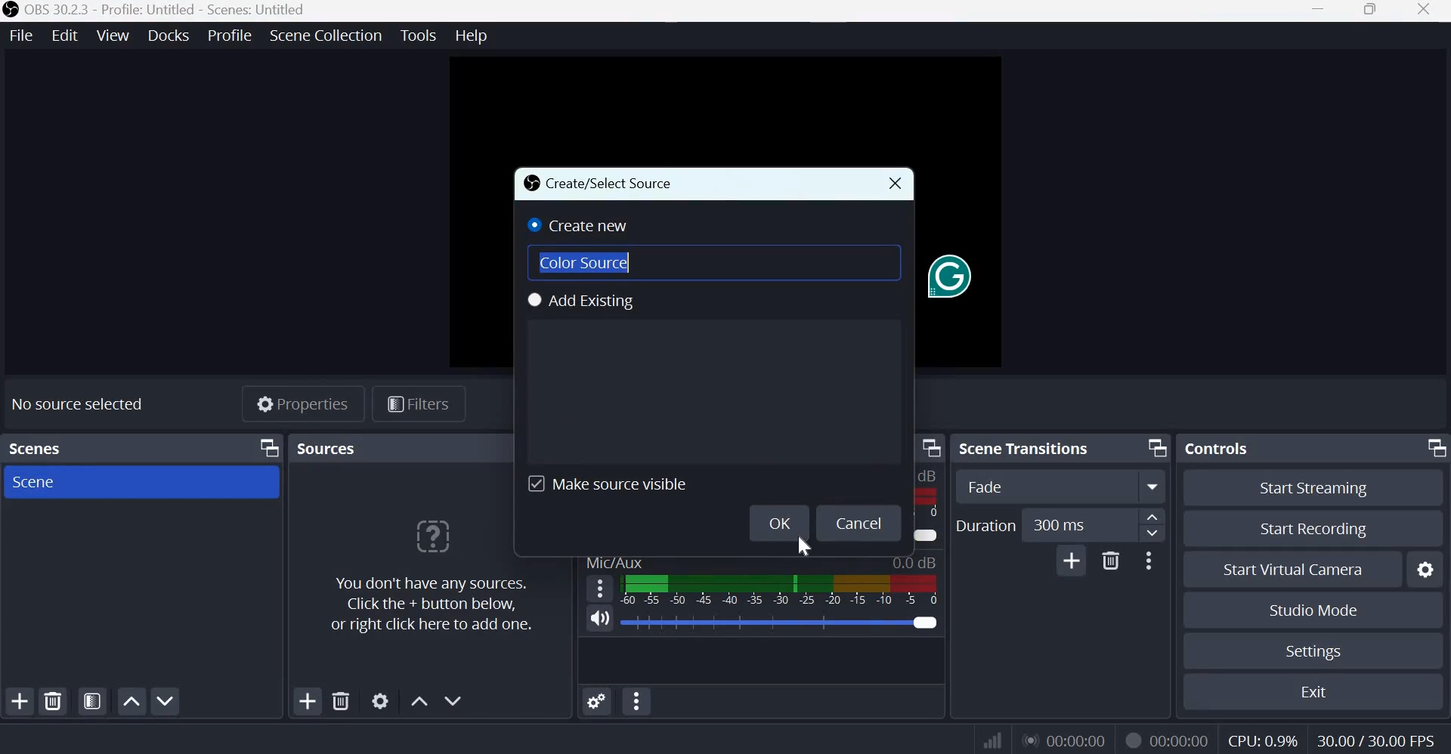  What do you see at coordinates (92, 702) in the screenshot?
I see `Open scene filters` at bounding box center [92, 702].